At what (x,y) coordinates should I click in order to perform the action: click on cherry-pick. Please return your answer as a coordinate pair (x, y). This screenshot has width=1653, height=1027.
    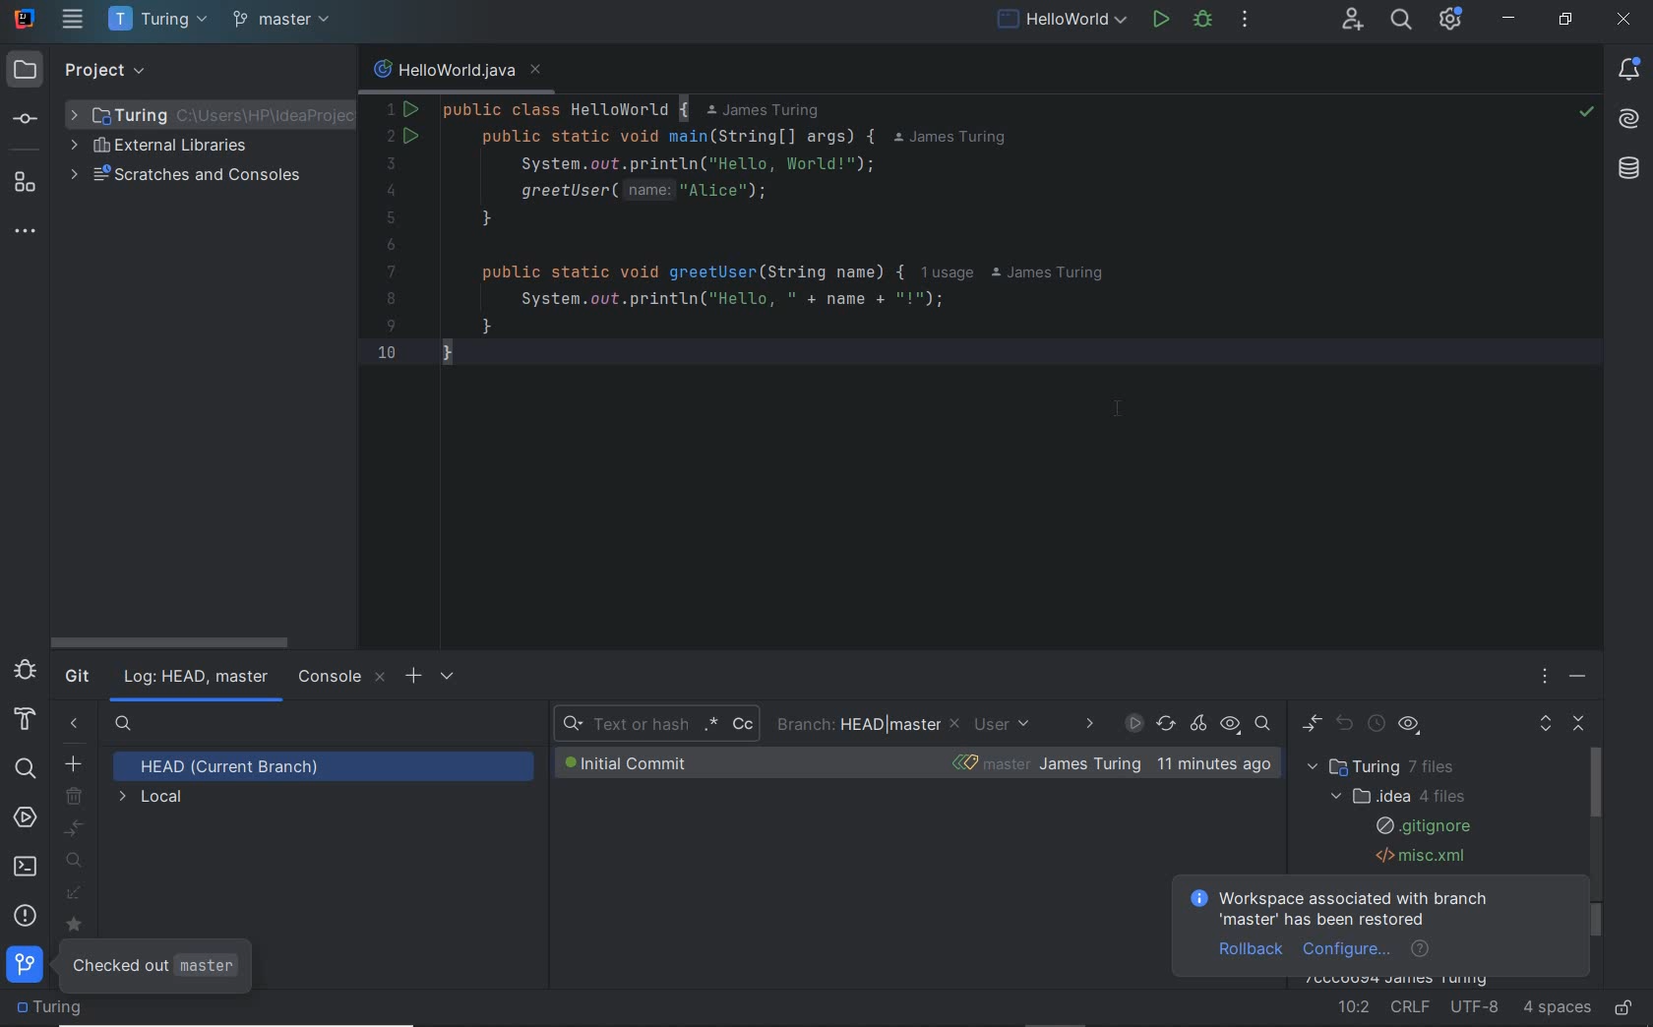
    Looking at the image, I should click on (1199, 725).